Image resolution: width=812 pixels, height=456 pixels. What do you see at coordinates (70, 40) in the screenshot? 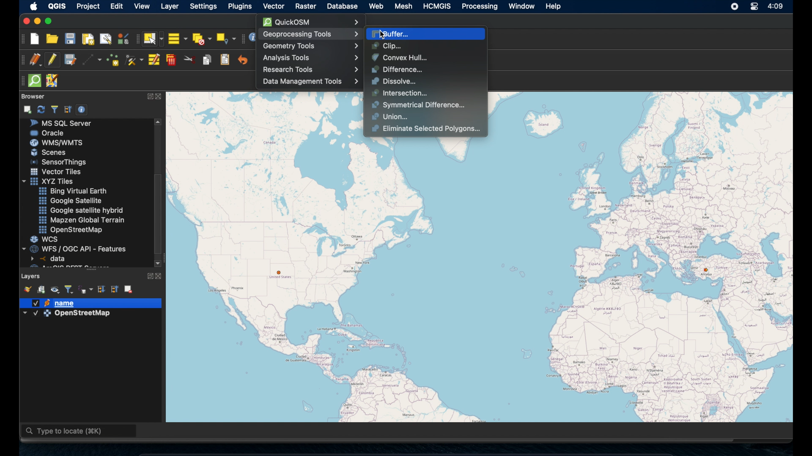
I see `save project` at bounding box center [70, 40].